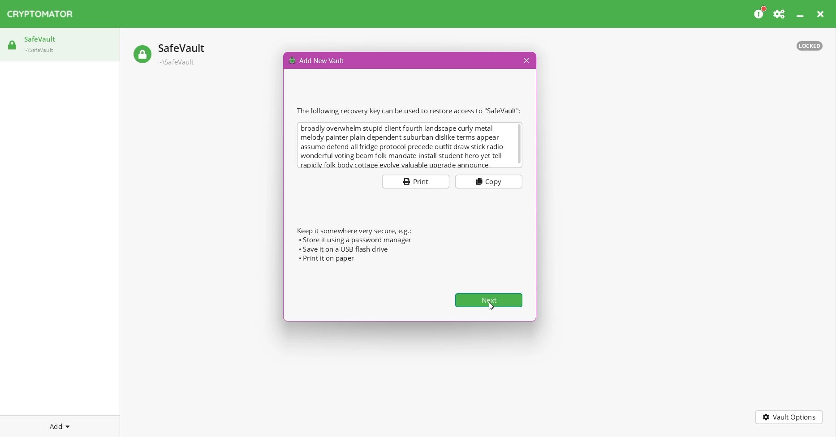 This screenshot has height=437, width=836. I want to click on Vault status, so click(810, 46).